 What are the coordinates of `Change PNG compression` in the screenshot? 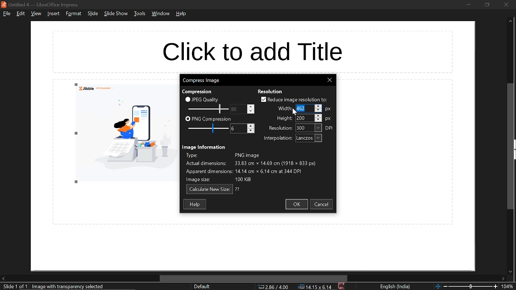 It's located at (238, 128).